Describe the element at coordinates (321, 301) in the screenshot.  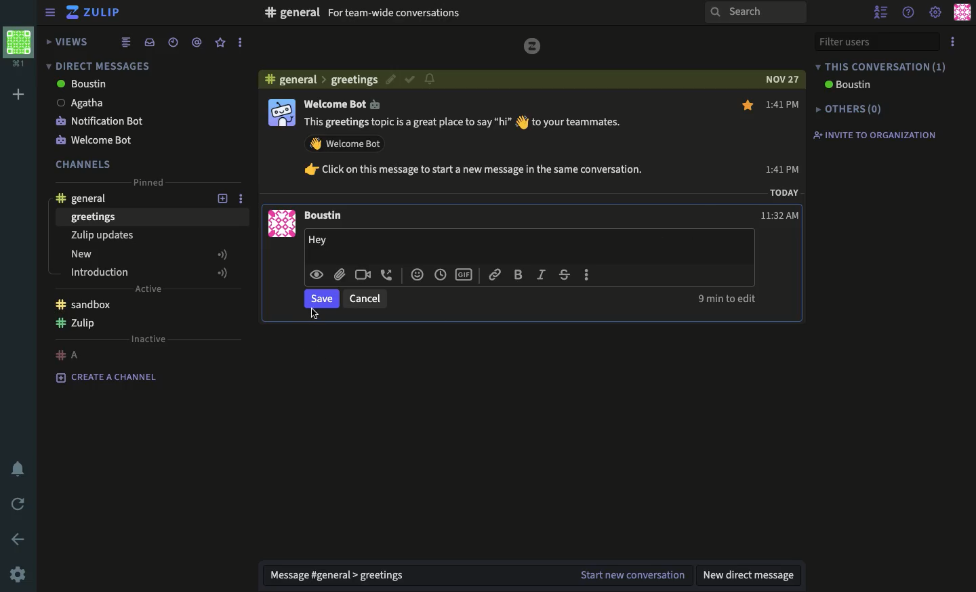
I see `save` at that location.